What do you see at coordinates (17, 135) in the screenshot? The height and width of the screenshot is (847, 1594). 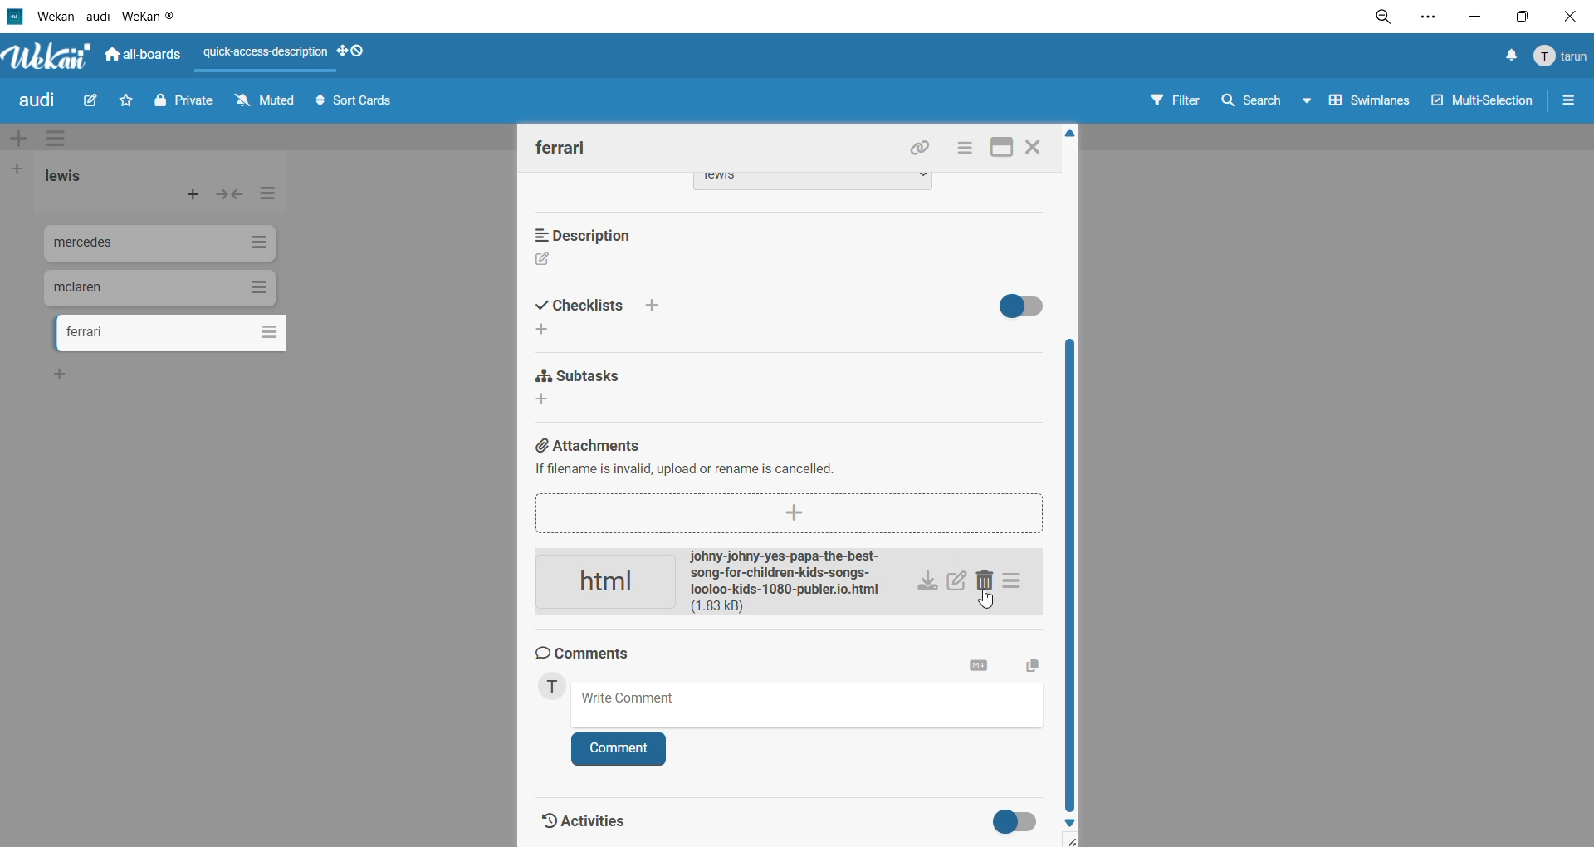 I see `add swimlane` at bounding box center [17, 135].